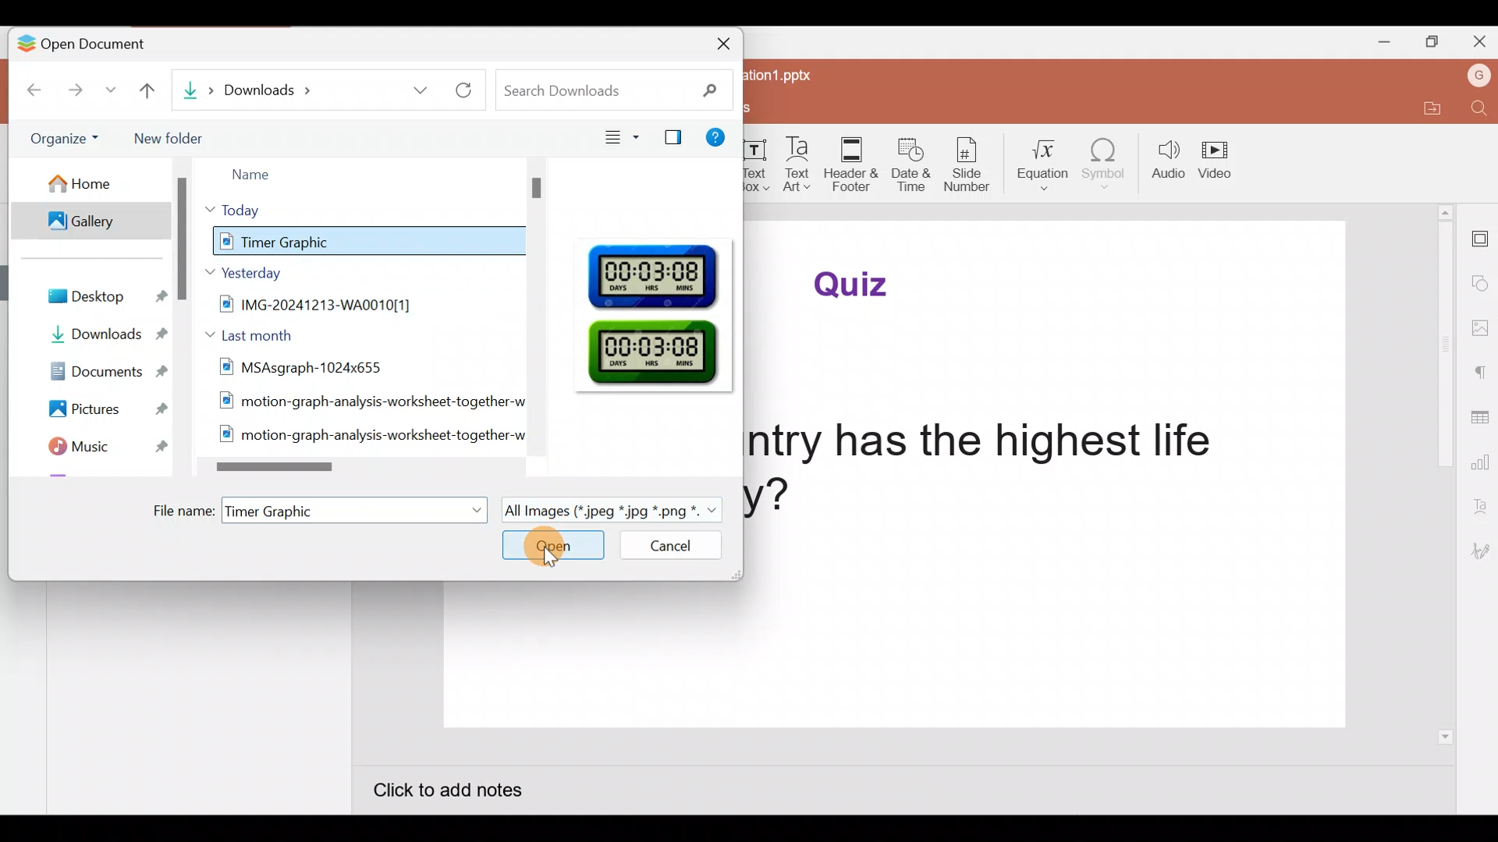  Describe the element at coordinates (857, 283) in the screenshot. I see `Quiz` at that location.